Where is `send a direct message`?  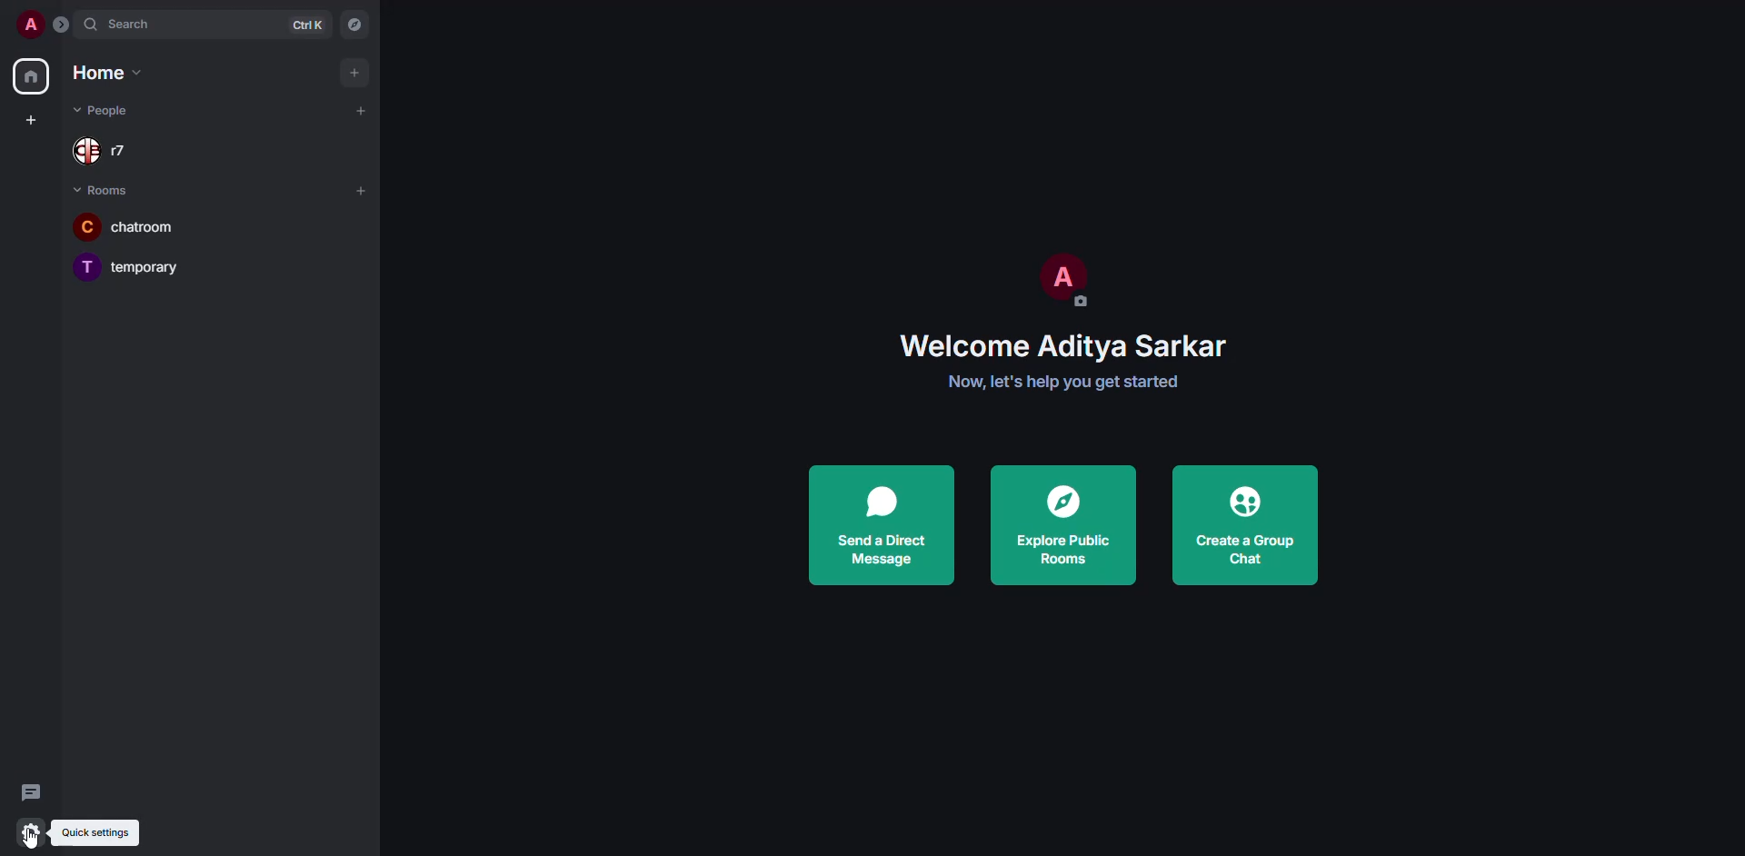
send a direct message is located at coordinates (883, 521).